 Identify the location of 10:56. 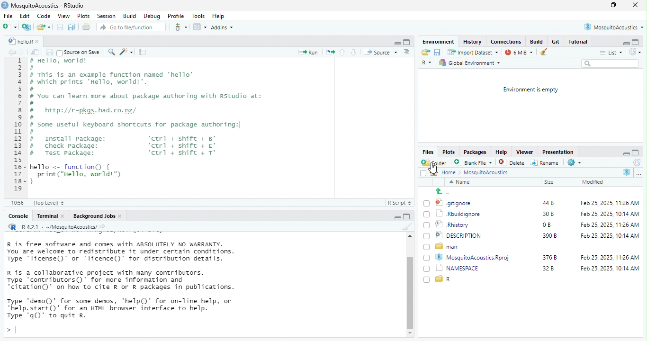
(19, 203).